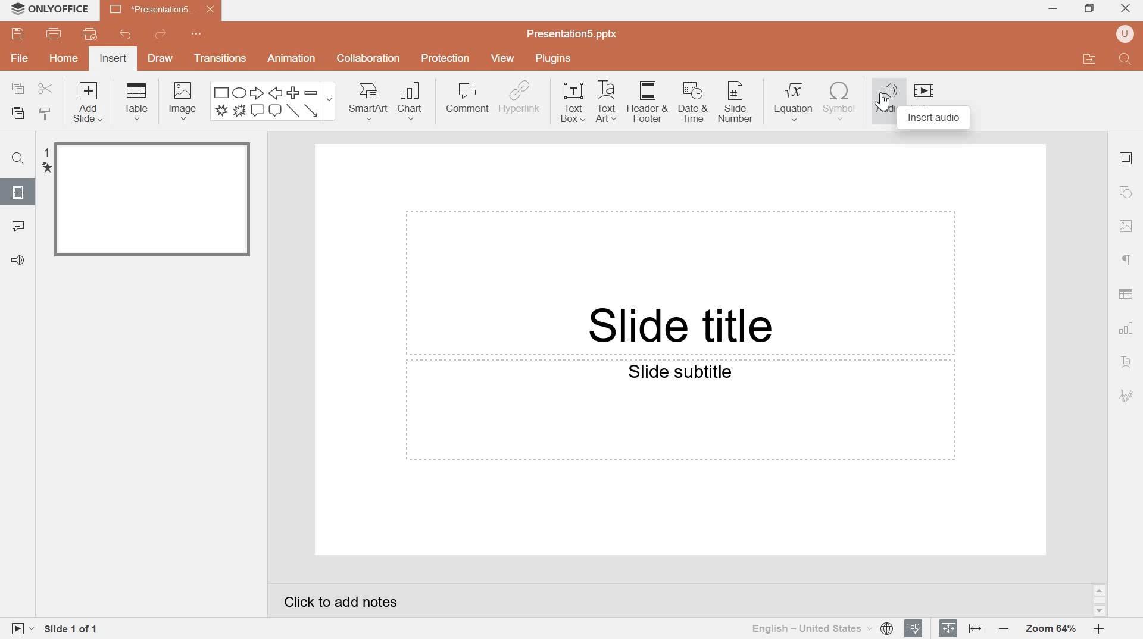 Image resolution: width=1143 pixels, height=639 pixels. What do you see at coordinates (923, 90) in the screenshot?
I see `Video` at bounding box center [923, 90].